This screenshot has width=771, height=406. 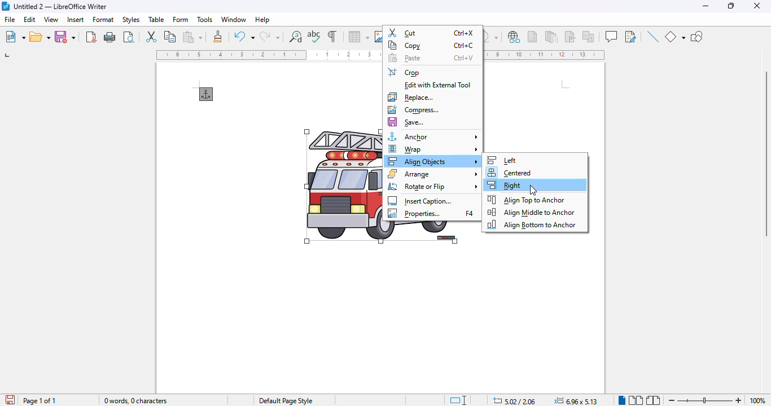 I want to click on ruler, so click(x=268, y=55).